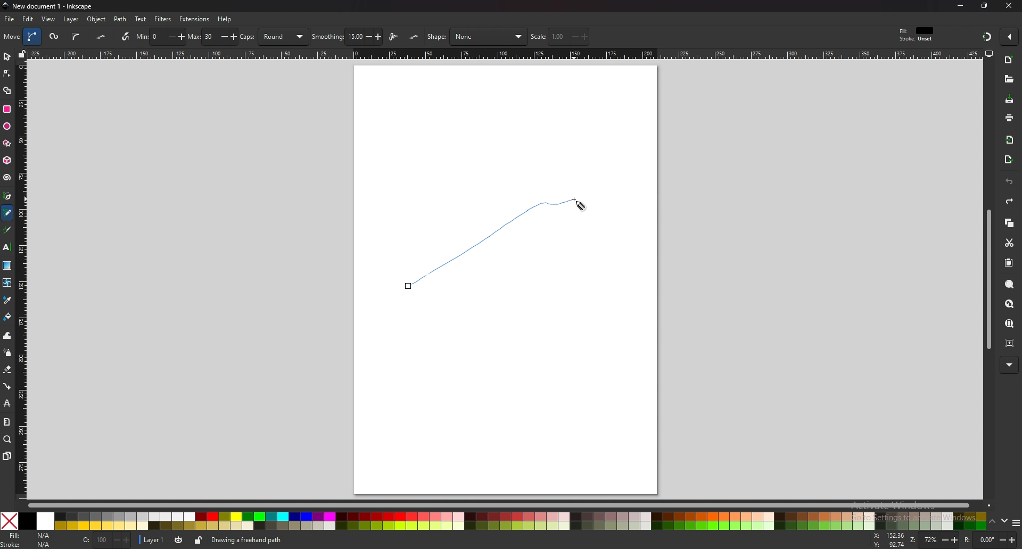 Image resolution: width=1022 pixels, height=549 pixels. I want to click on smoothing, so click(347, 36).